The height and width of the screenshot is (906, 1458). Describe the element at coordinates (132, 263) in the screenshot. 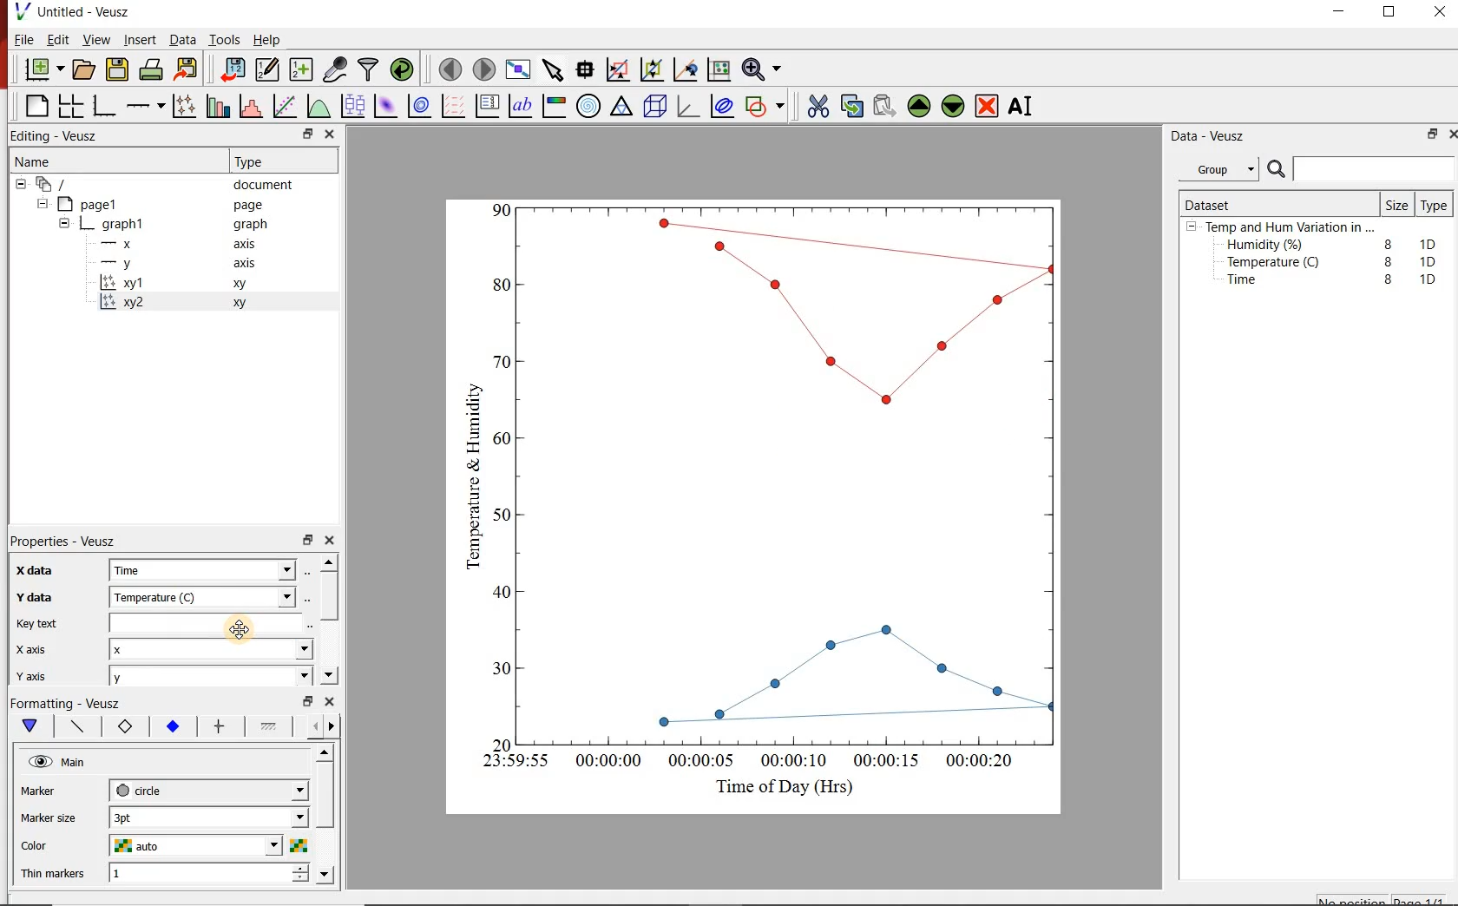

I see `y` at that location.